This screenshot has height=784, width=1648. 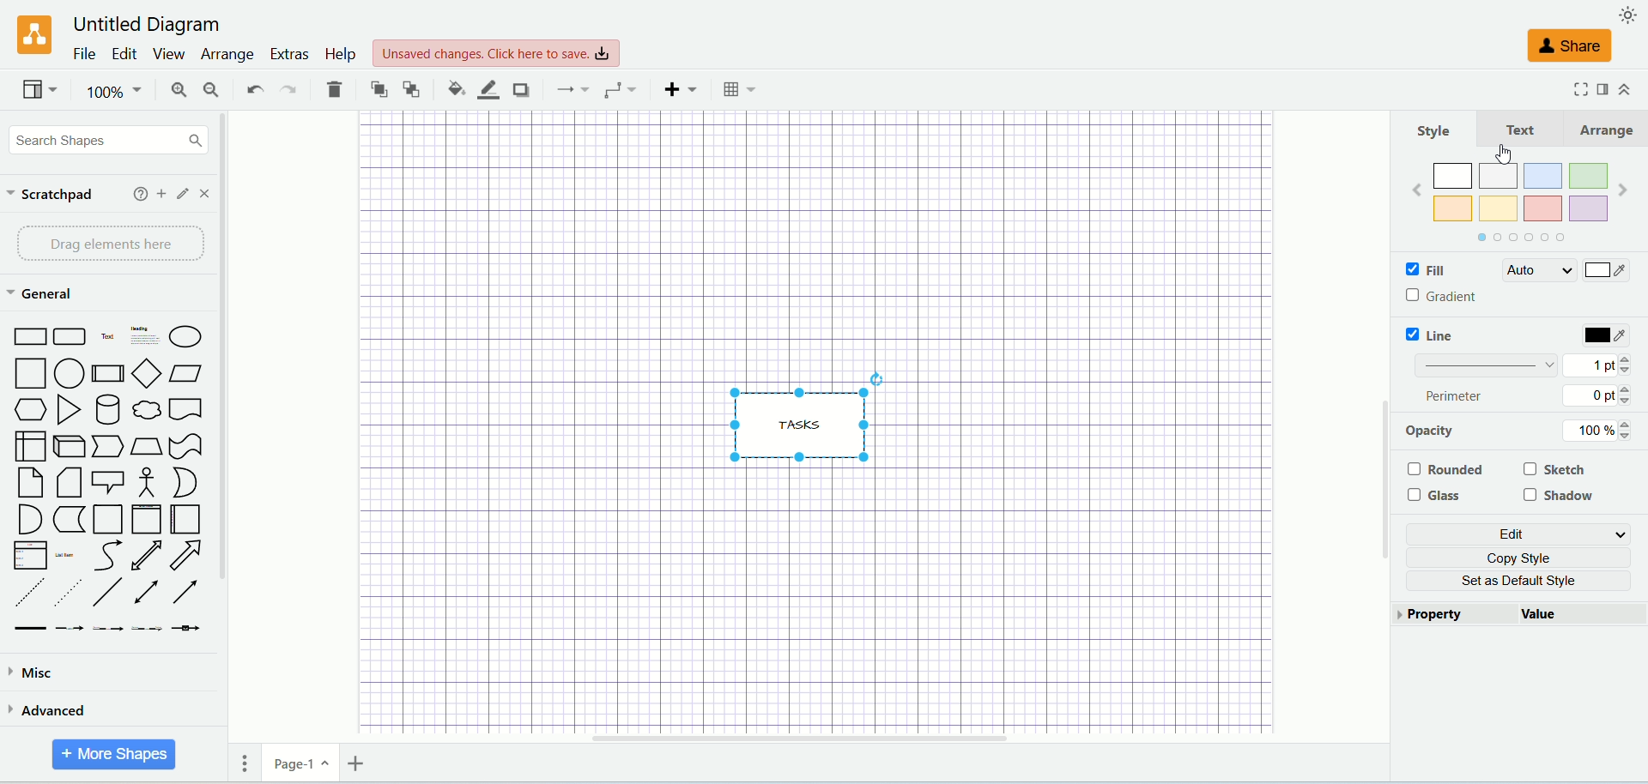 I want to click on Connector with label, so click(x=69, y=629).